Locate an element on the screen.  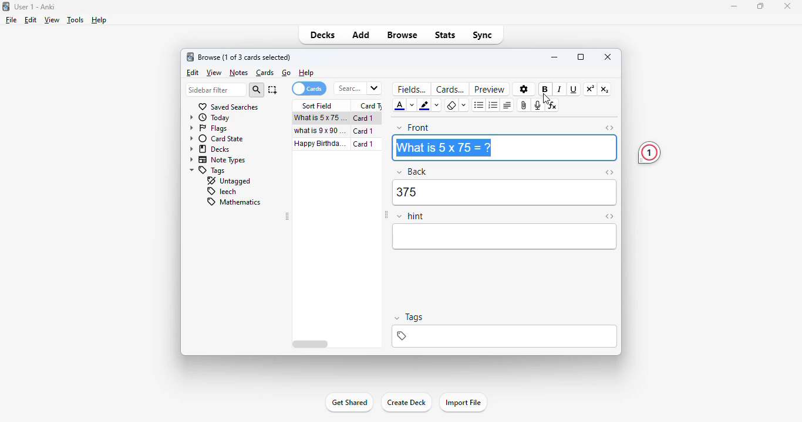
minimize is located at coordinates (734, 6).